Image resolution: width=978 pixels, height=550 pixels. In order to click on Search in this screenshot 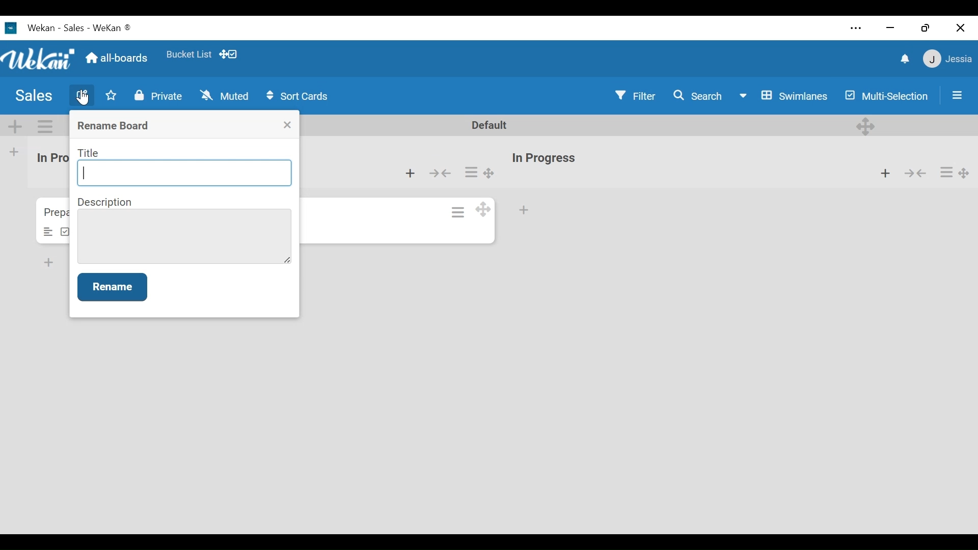, I will do `click(699, 96)`.